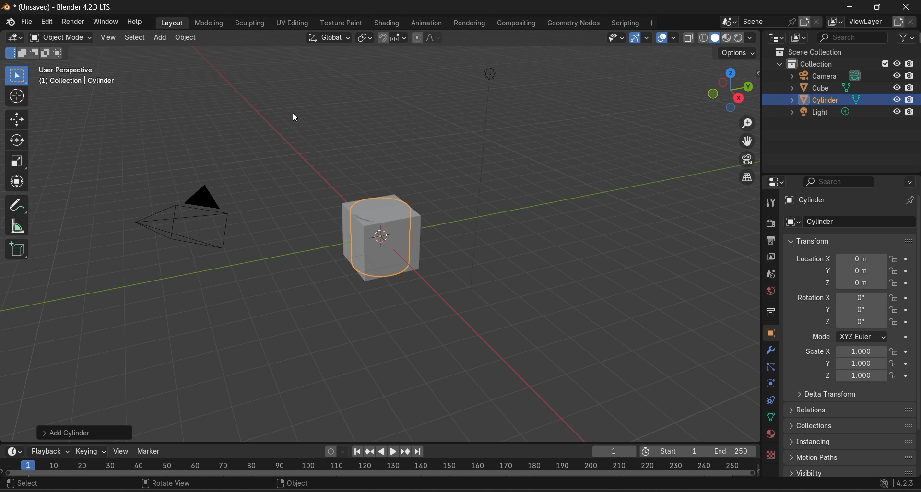 The width and height of the screenshot is (921, 492). I want to click on live search filtering string, so click(853, 38).